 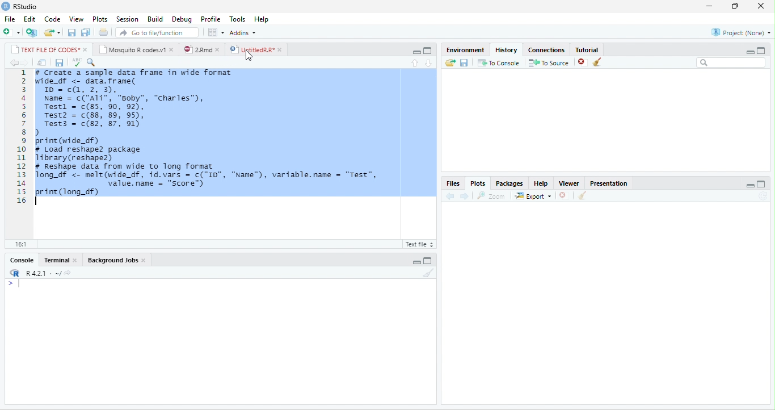 I want to click on Plots, so click(x=478, y=183).